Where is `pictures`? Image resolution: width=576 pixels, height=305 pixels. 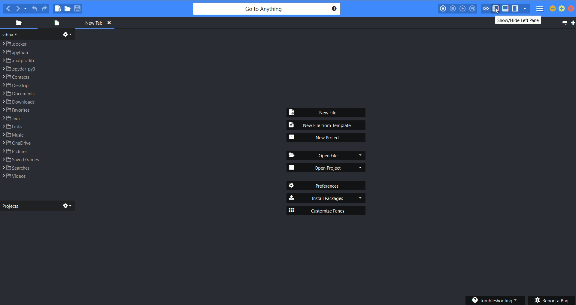 pictures is located at coordinates (16, 152).